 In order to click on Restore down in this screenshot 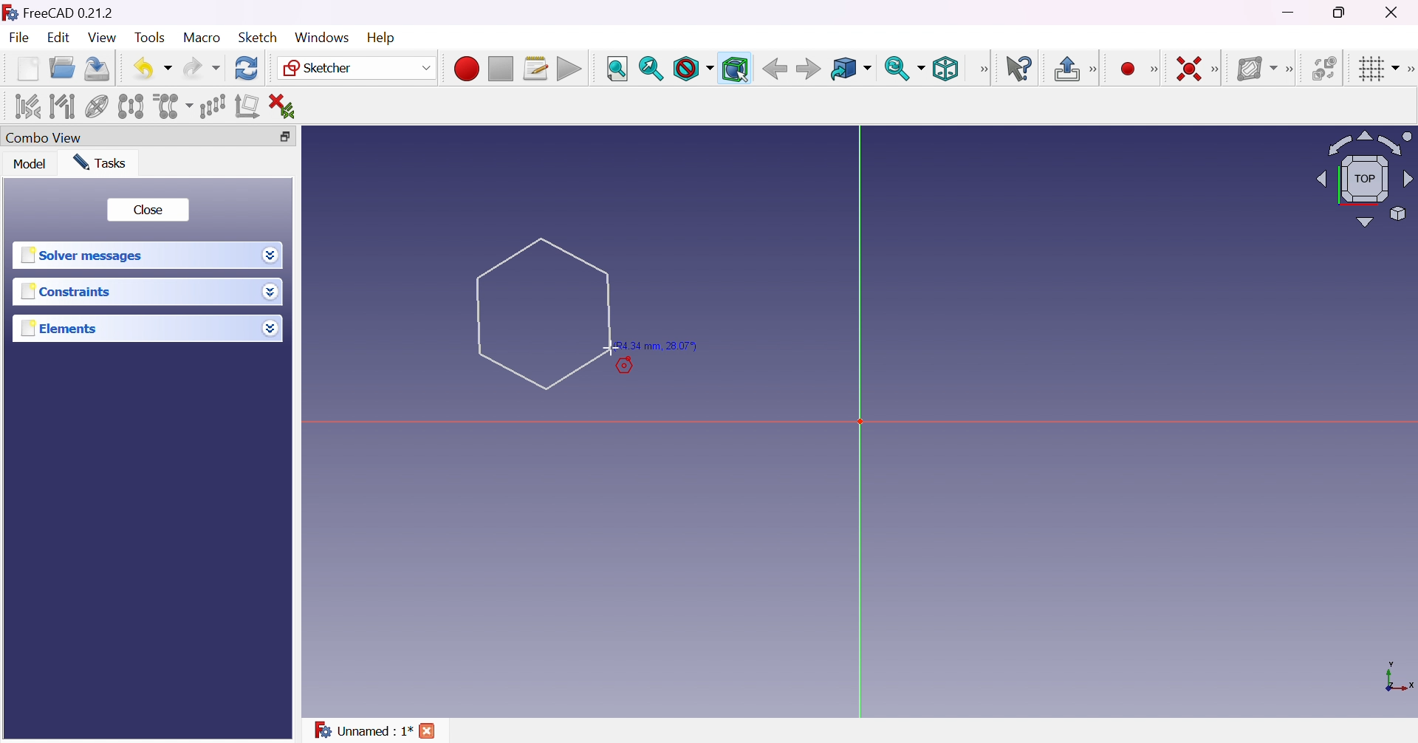, I will do `click(1345, 11)`.